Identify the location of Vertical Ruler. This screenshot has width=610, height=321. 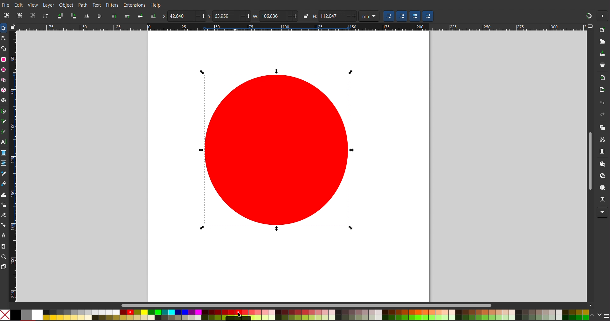
(13, 166).